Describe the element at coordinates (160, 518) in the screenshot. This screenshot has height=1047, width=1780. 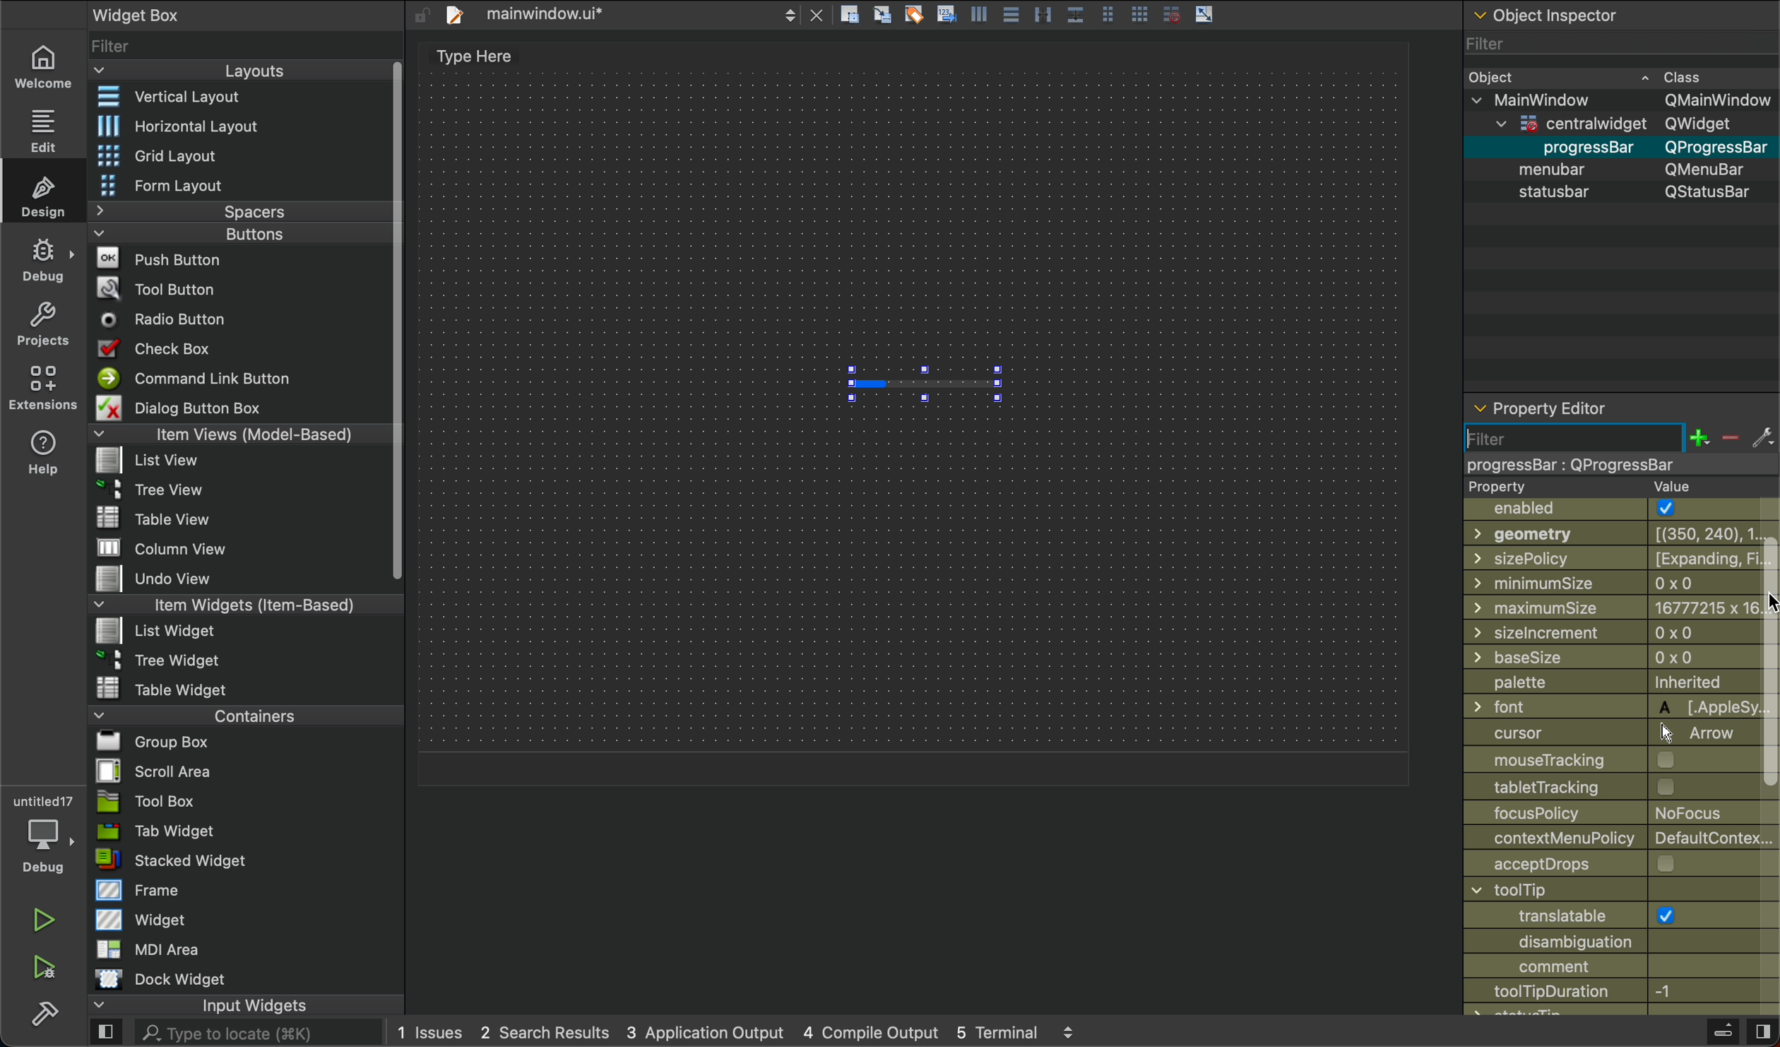
I see `File` at that location.